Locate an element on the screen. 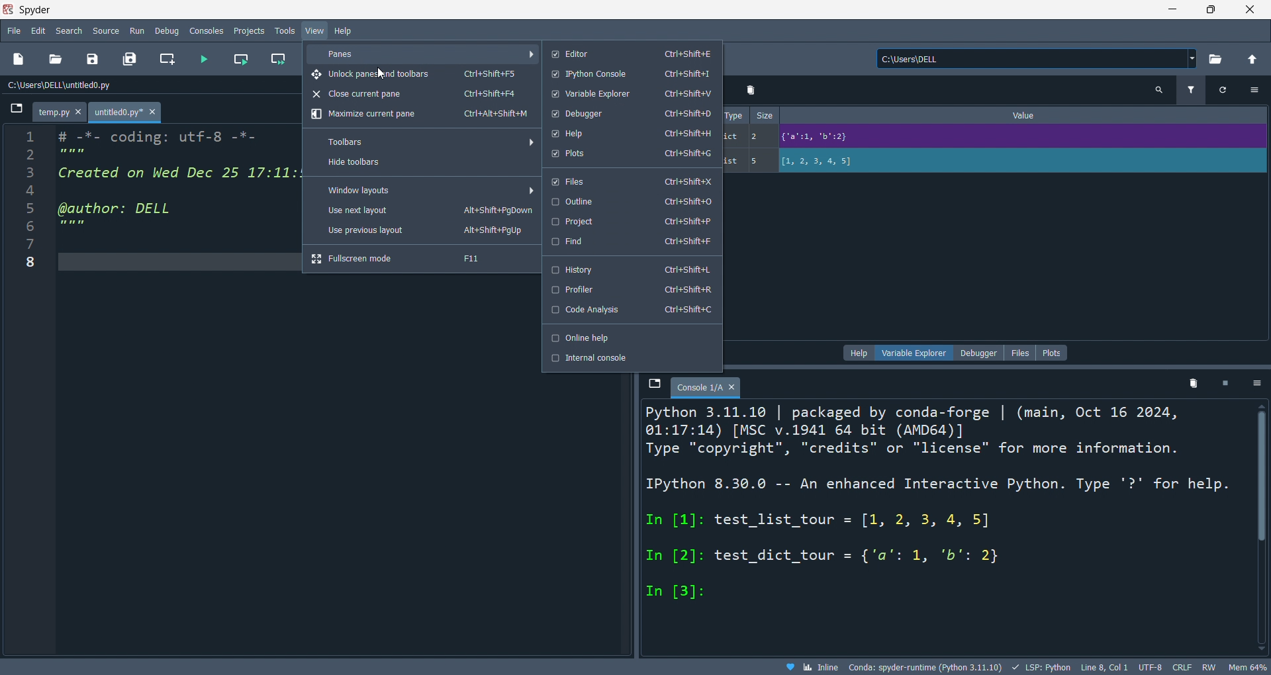 The height and width of the screenshot is (675, 1271). rw is located at coordinates (1207, 668).